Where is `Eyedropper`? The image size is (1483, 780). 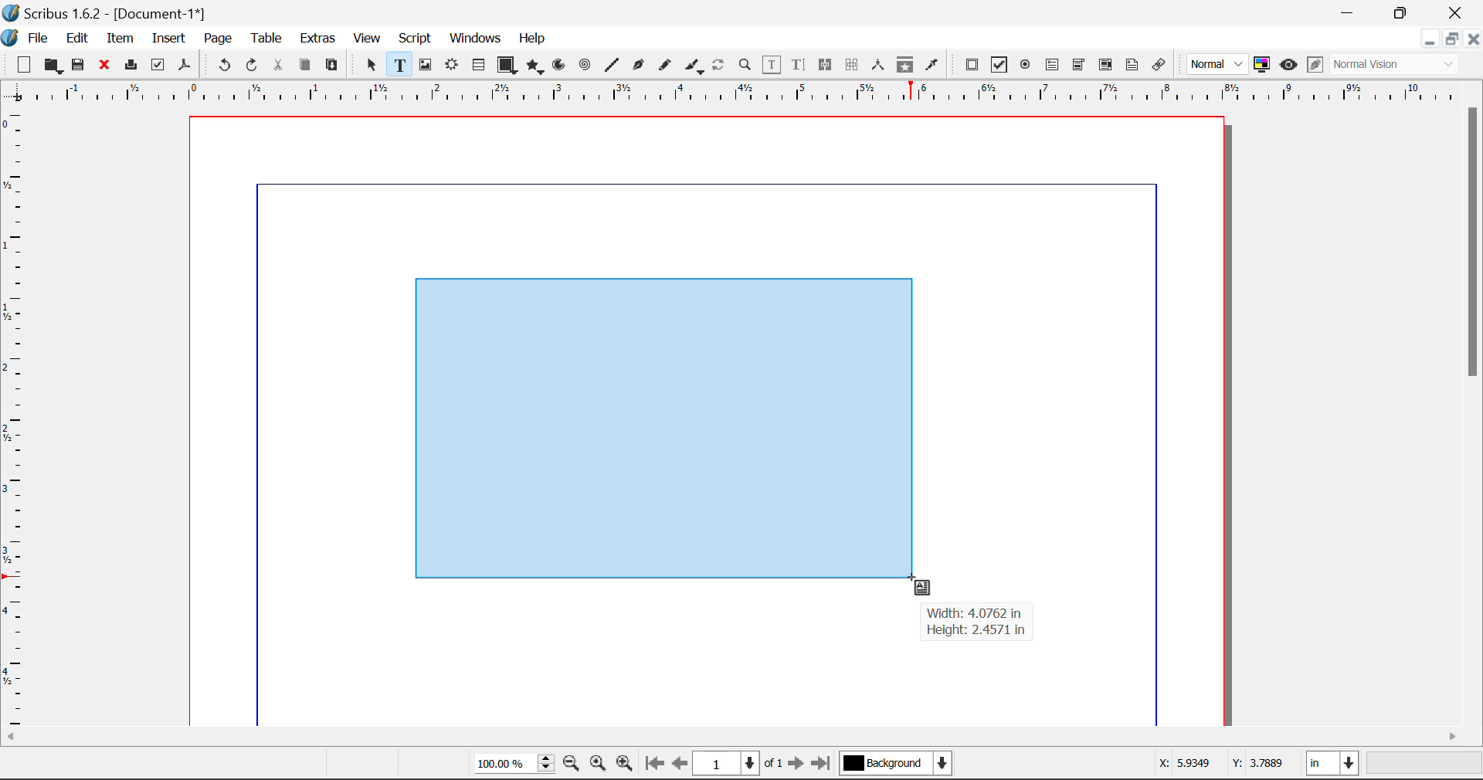
Eyedropper is located at coordinates (932, 64).